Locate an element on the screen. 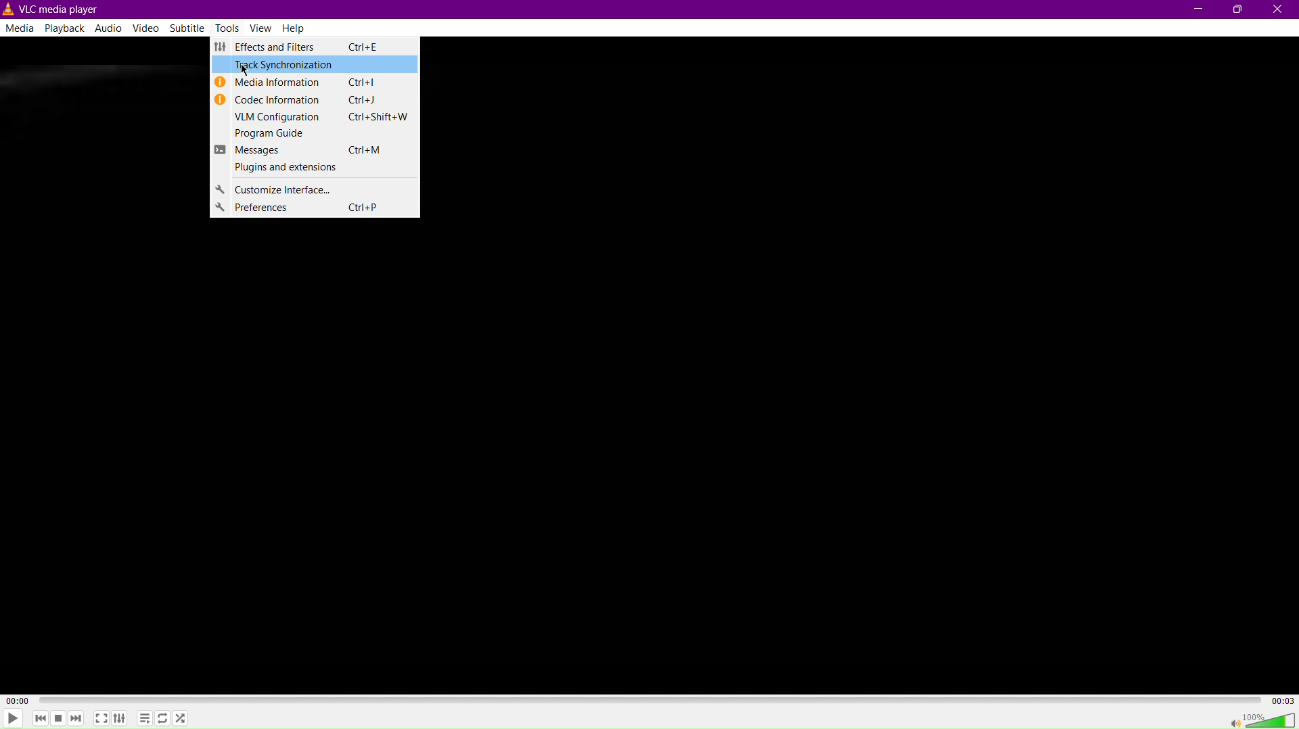 This screenshot has width=1299, height=729. Total/remaining time is located at coordinates (1283, 700).